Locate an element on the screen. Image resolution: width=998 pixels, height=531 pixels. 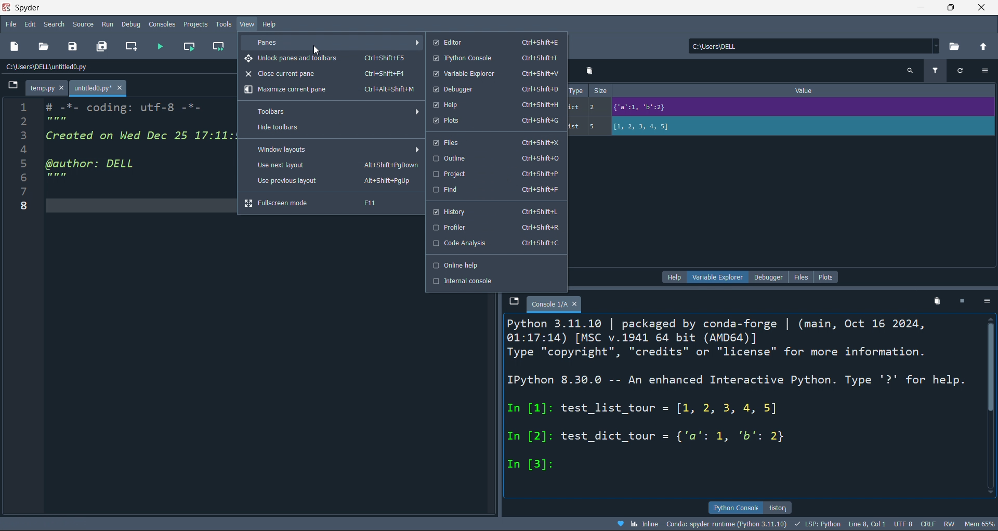
dict is located at coordinates (576, 108).